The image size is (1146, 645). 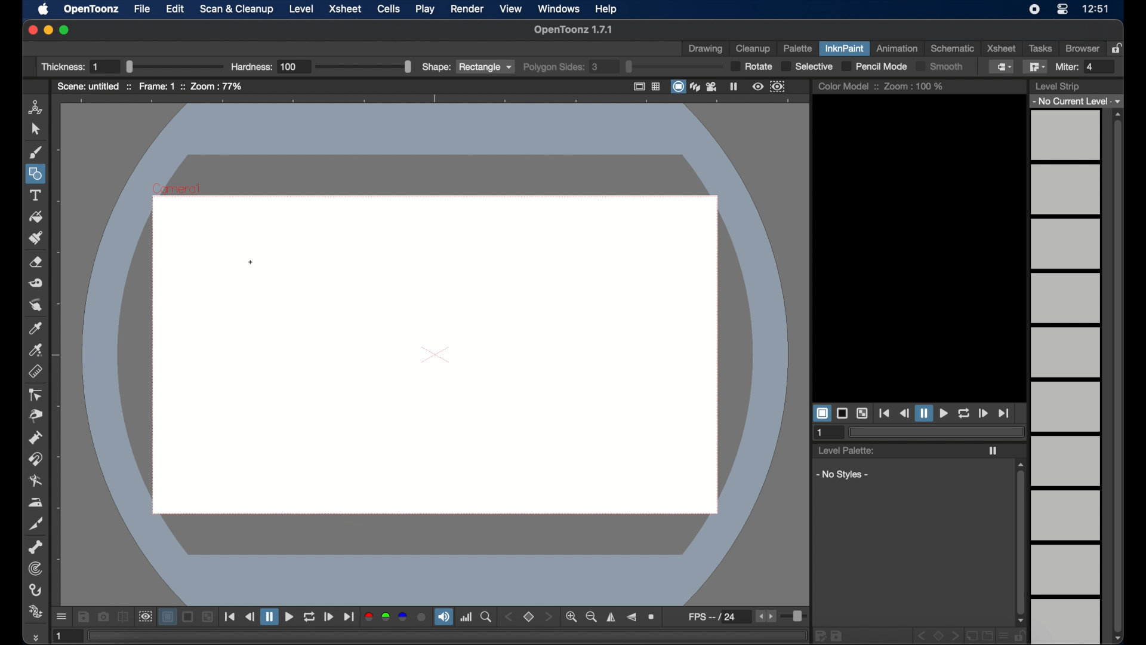 I want to click on iron tool, so click(x=36, y=503).